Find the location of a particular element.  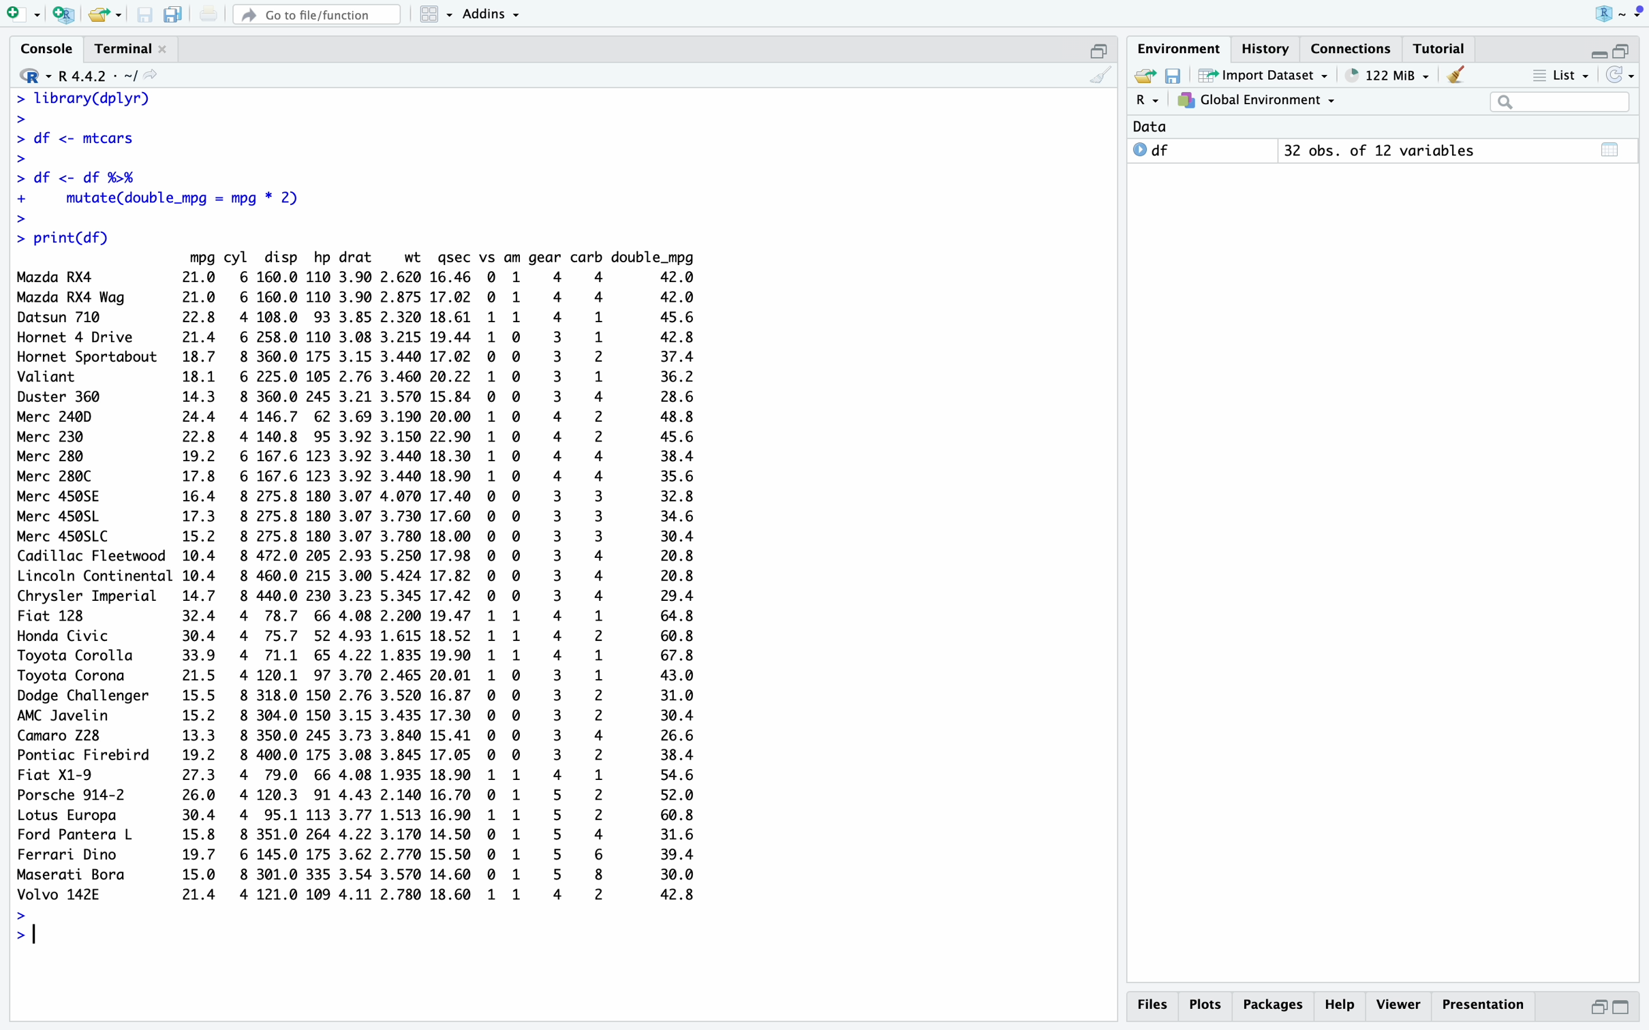

viewer is located at coordinates (1399, 1005).